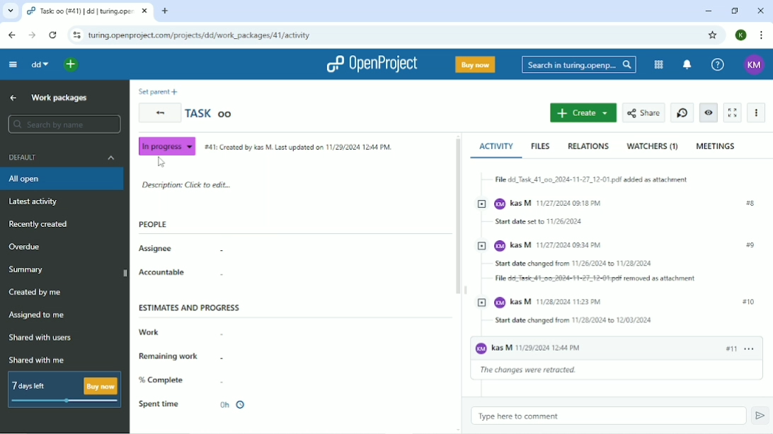 This screenshot has height=434, width=773. I want to click on Accountable, so click(162, 273).